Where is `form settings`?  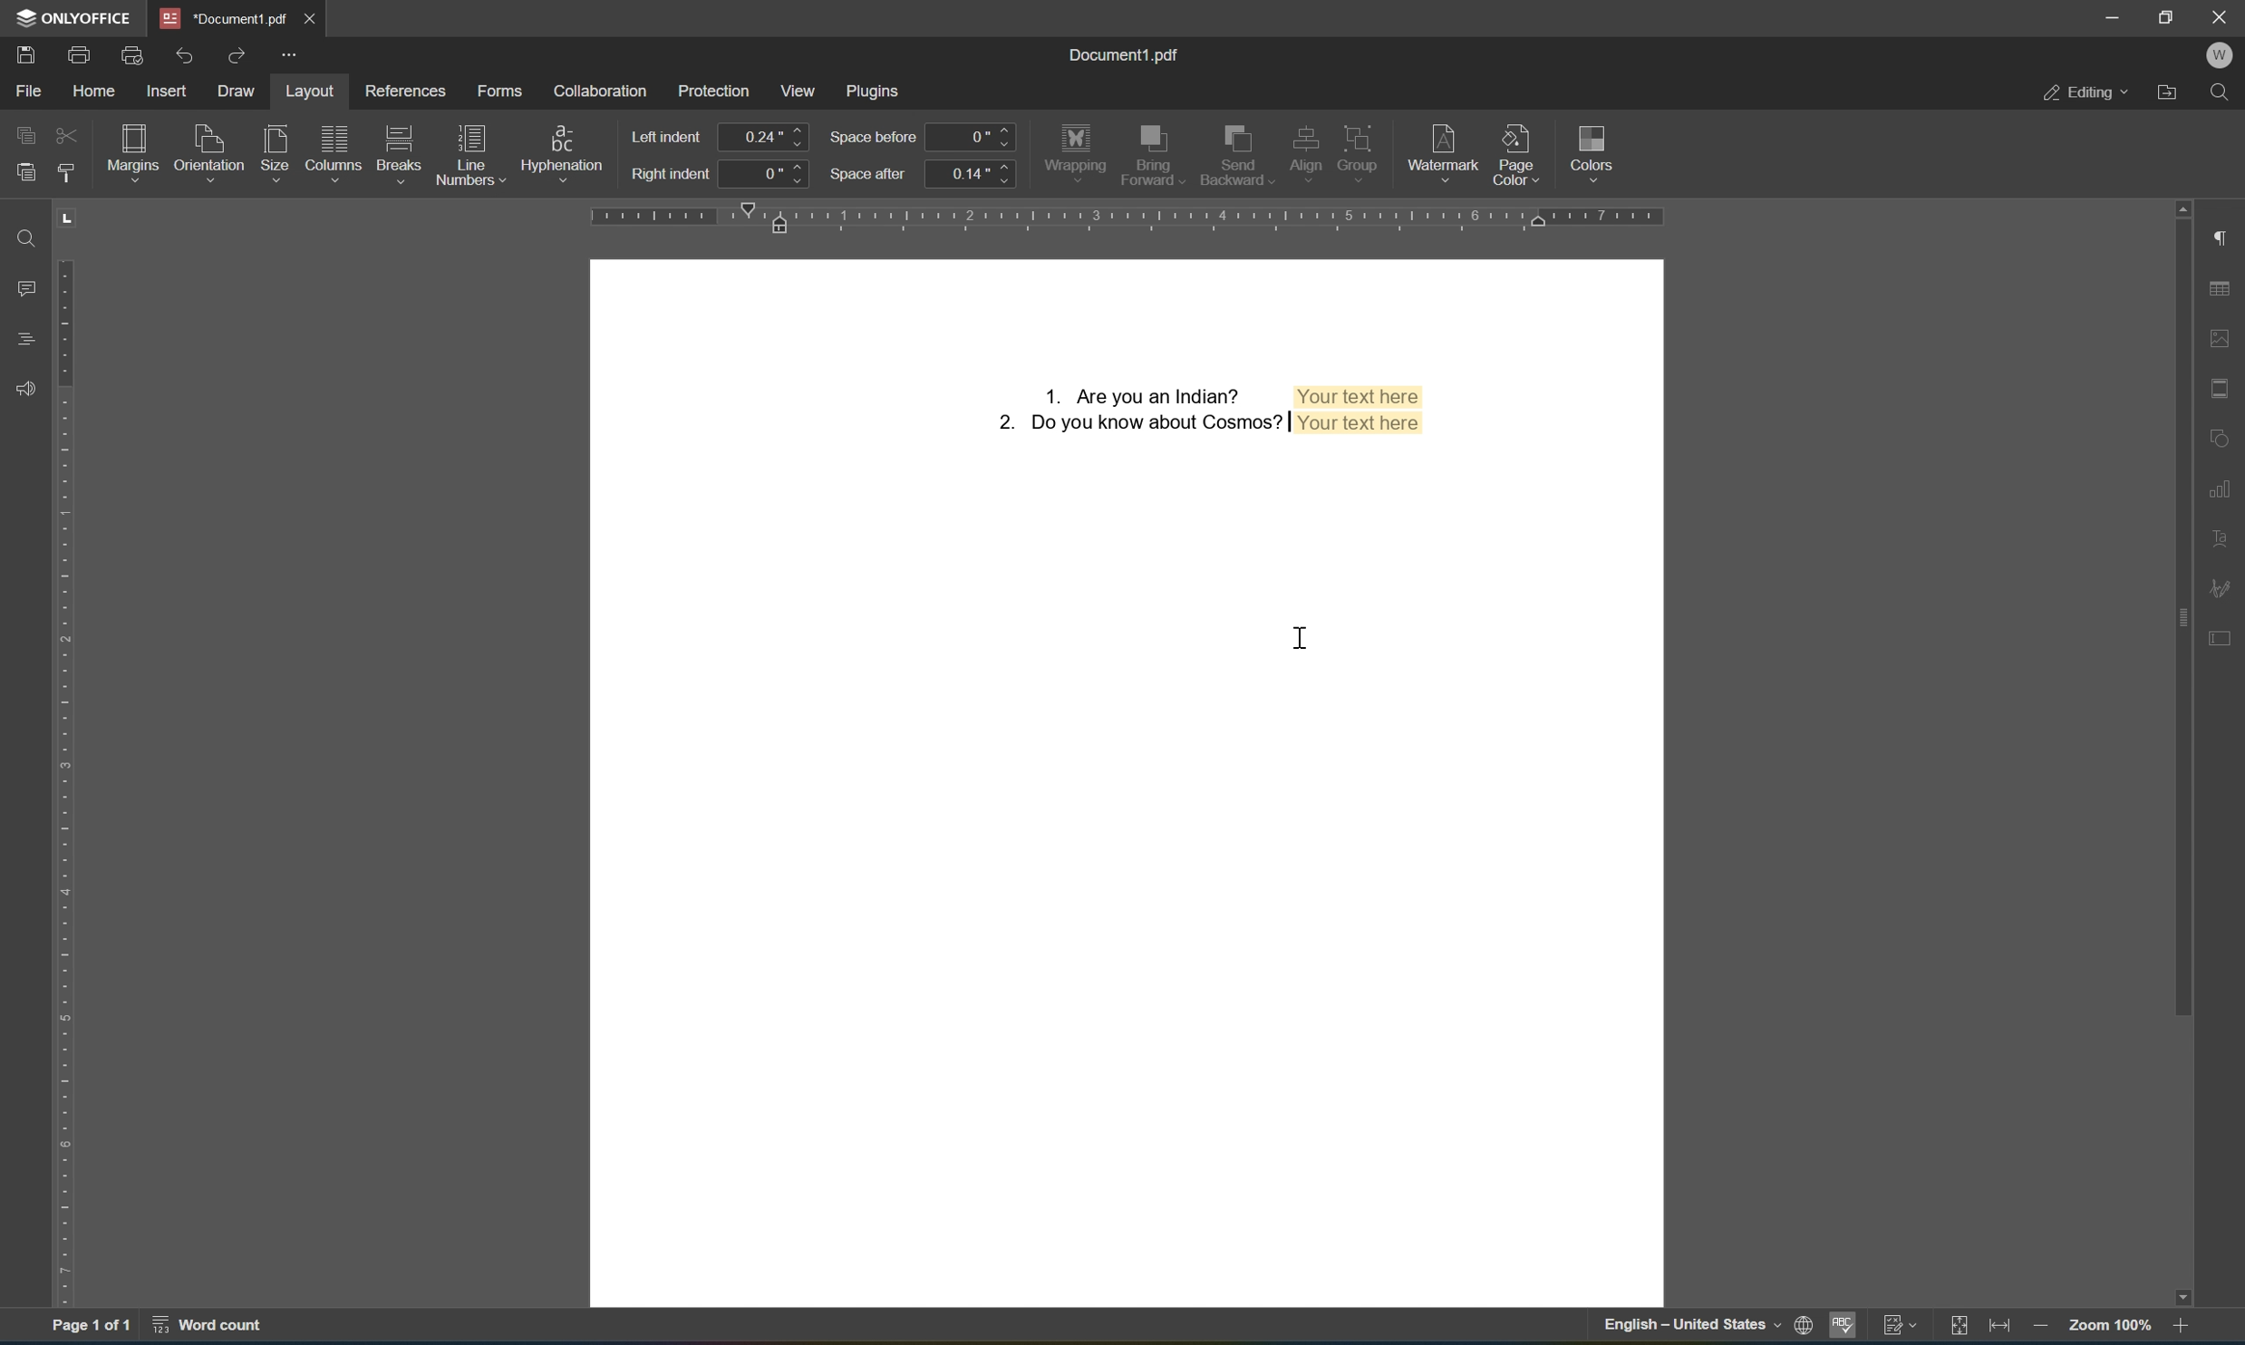
form settings is located at coordinates (2224, 636).